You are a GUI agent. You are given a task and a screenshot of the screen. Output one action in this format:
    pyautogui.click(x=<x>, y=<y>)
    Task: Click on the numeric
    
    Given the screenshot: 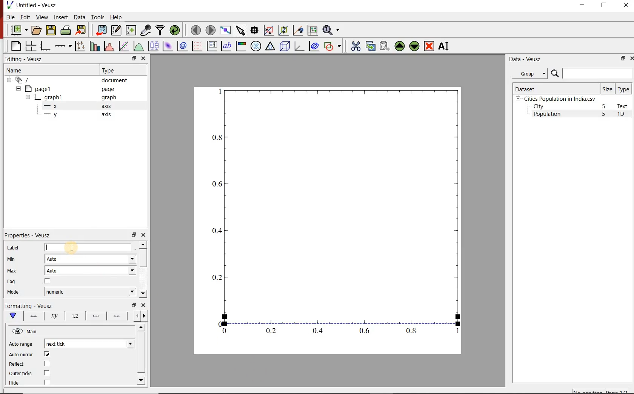 What is the action you would take?
    pyautogui.click(x=90, y=292)
    